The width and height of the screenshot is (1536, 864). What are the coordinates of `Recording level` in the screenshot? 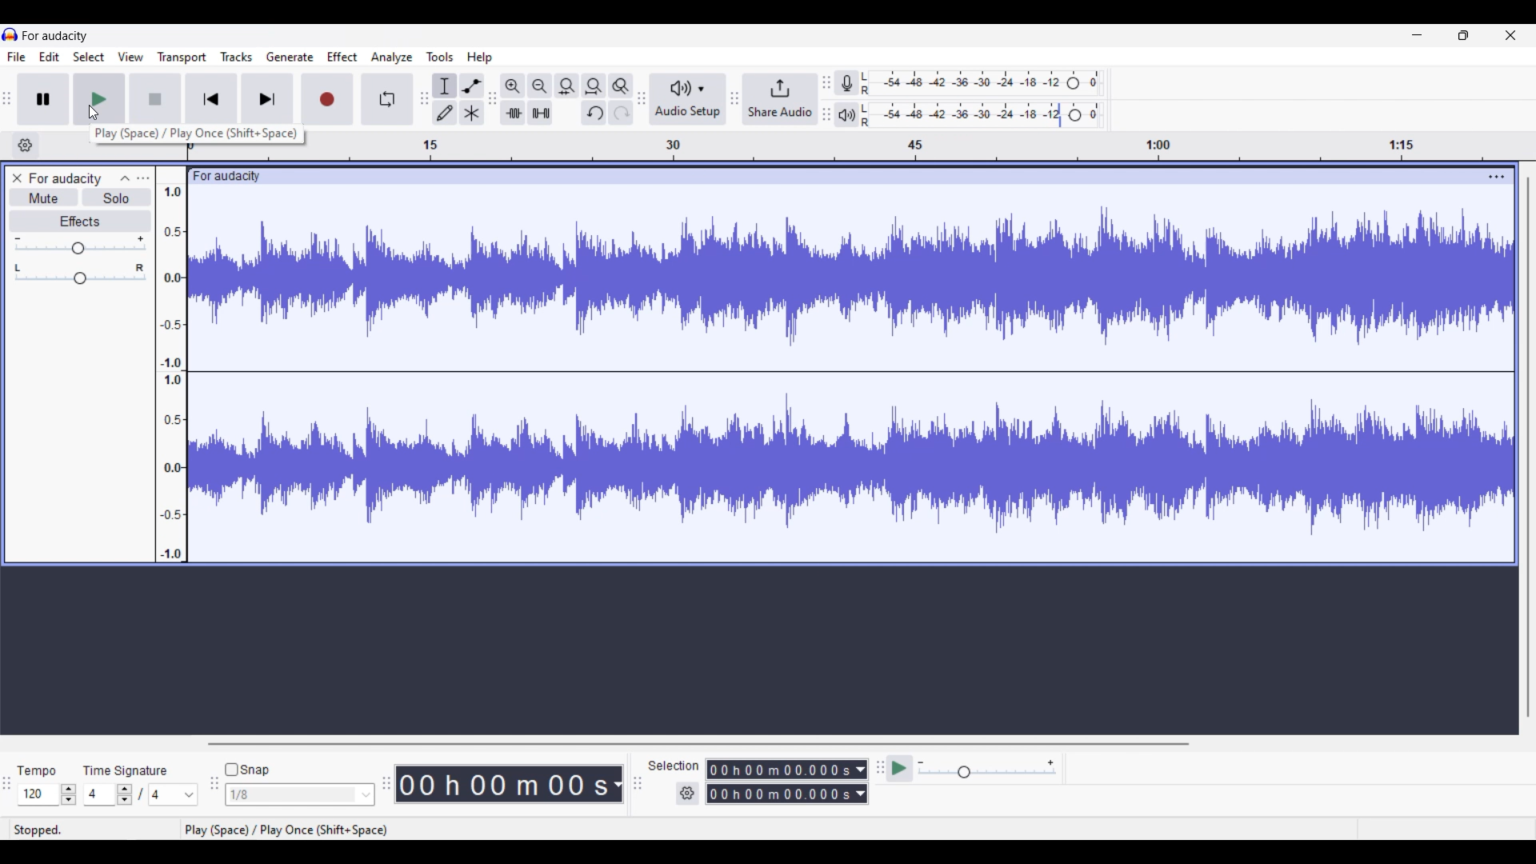 It's located at (982, 83).